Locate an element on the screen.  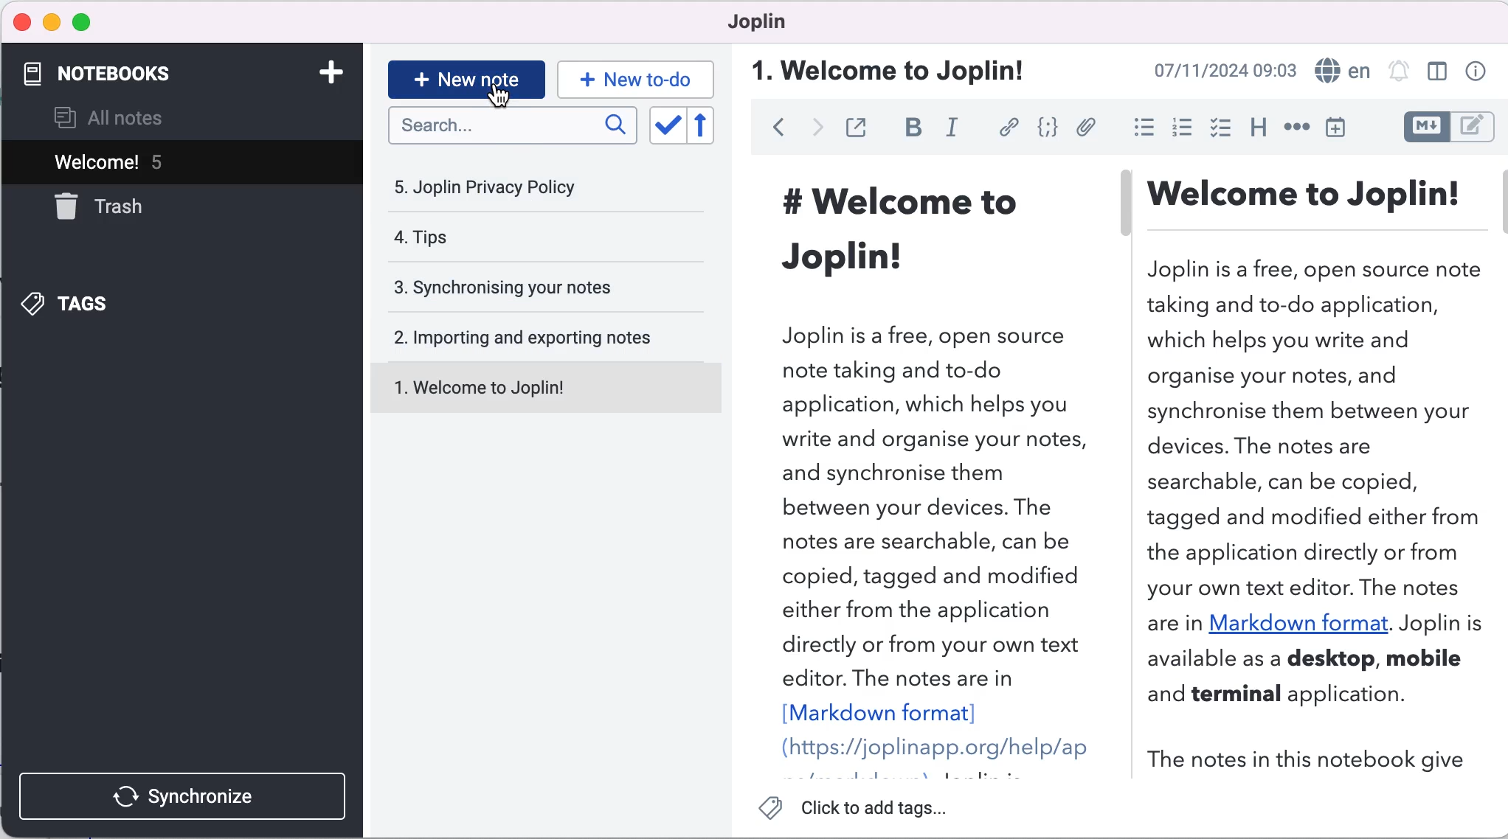
check box is located at coordinates (1217, 128).